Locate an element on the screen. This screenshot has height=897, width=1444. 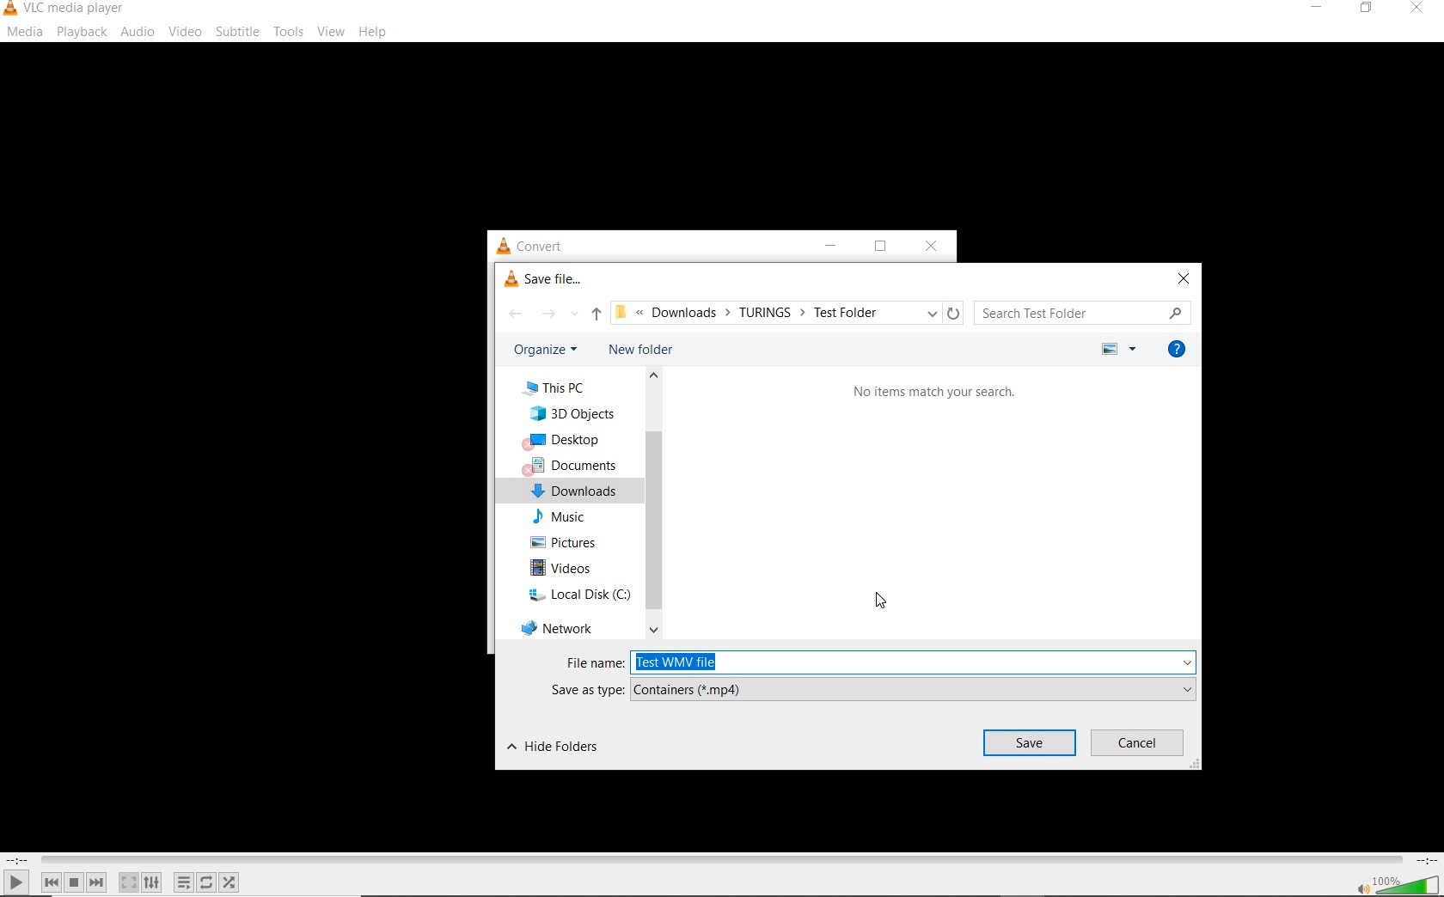
save is located at coordinates (1030, 742).